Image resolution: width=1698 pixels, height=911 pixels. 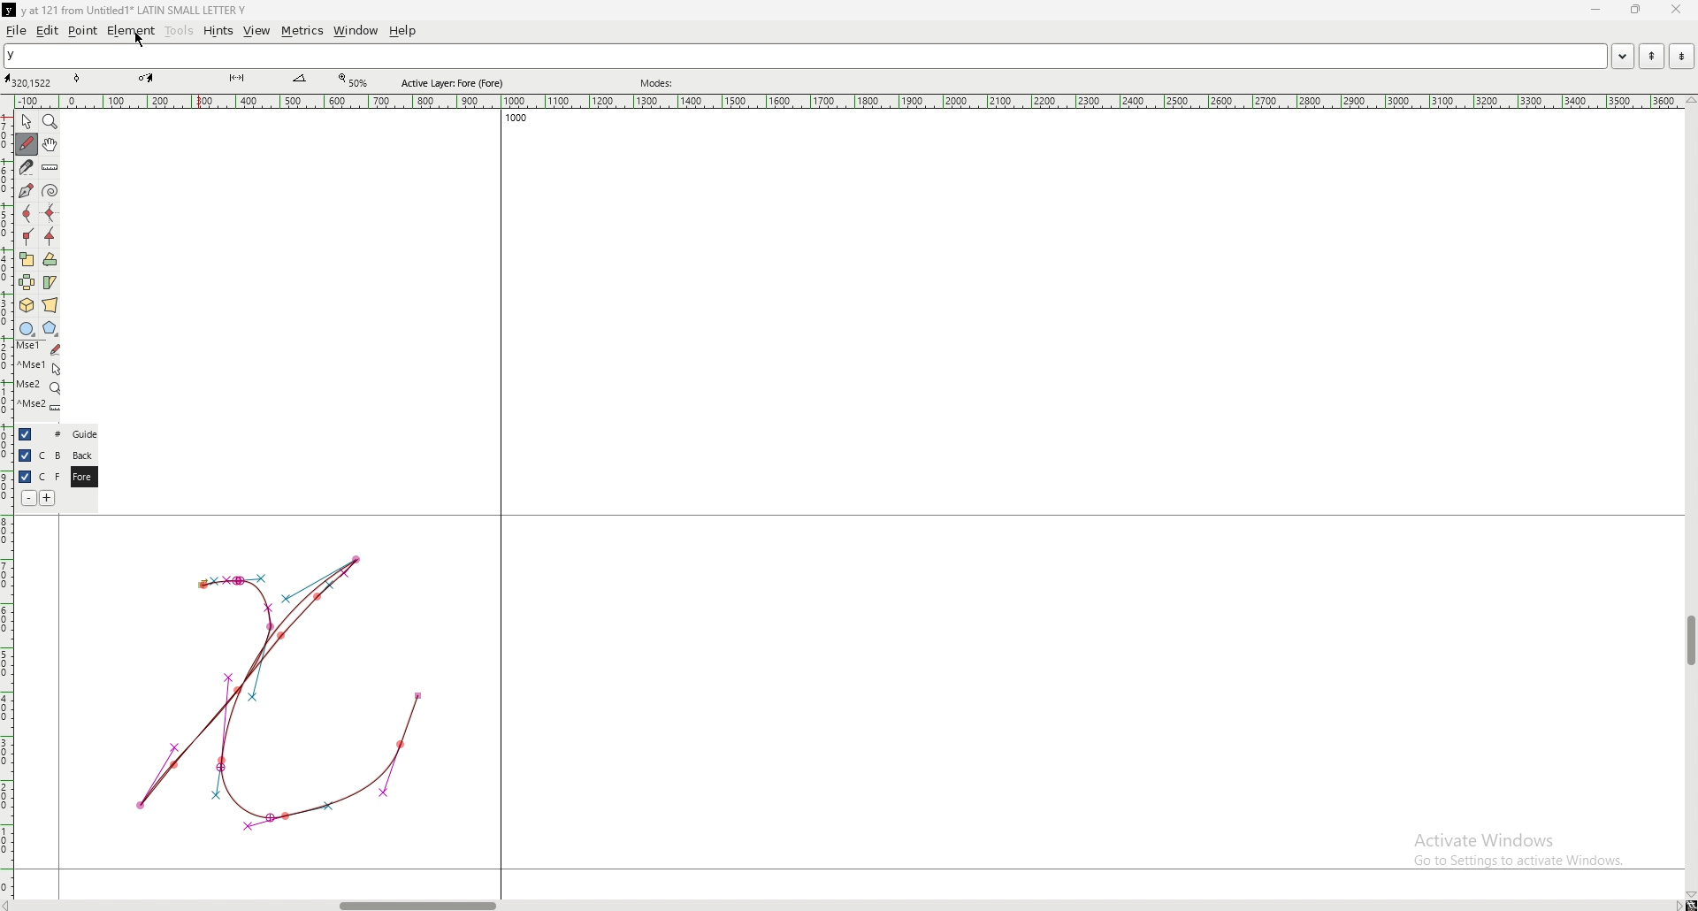 I want to click on mse 2, so click(x=38, y=387).